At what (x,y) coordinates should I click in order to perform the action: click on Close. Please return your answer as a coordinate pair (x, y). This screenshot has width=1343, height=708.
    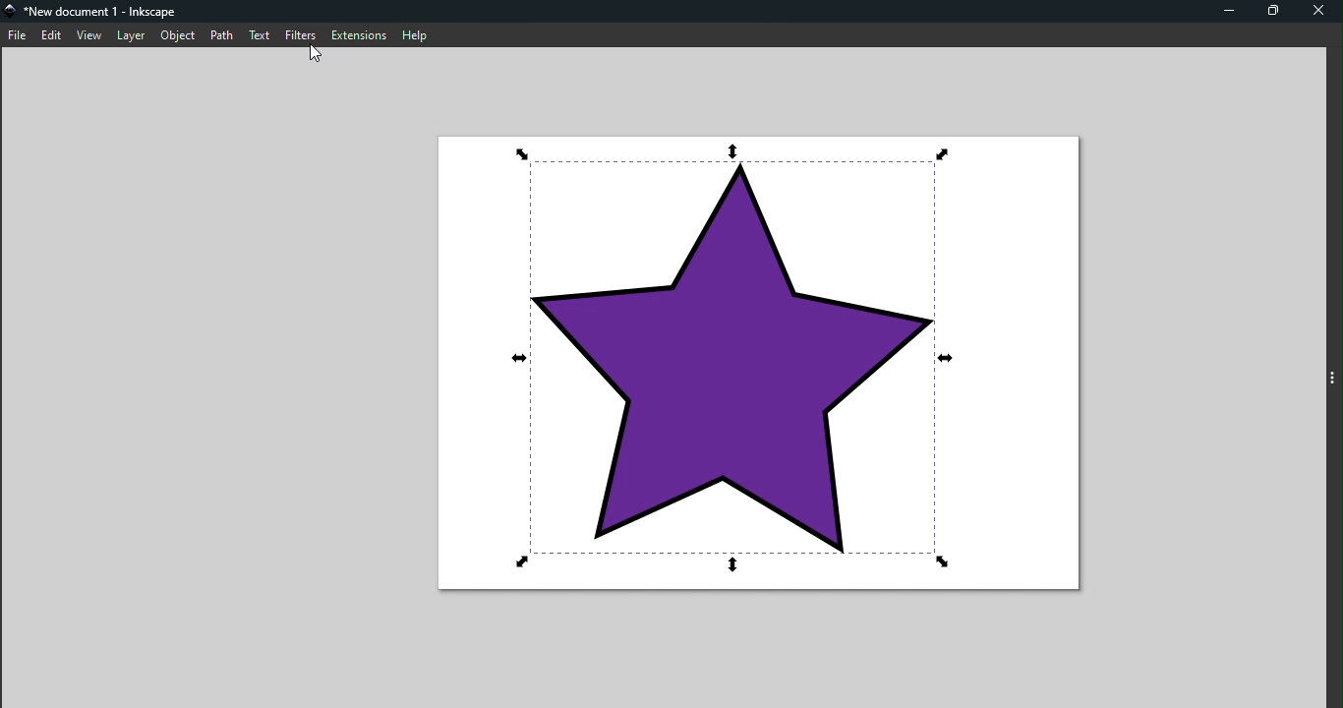
    Looking at the image, I should click on (1317, 11).